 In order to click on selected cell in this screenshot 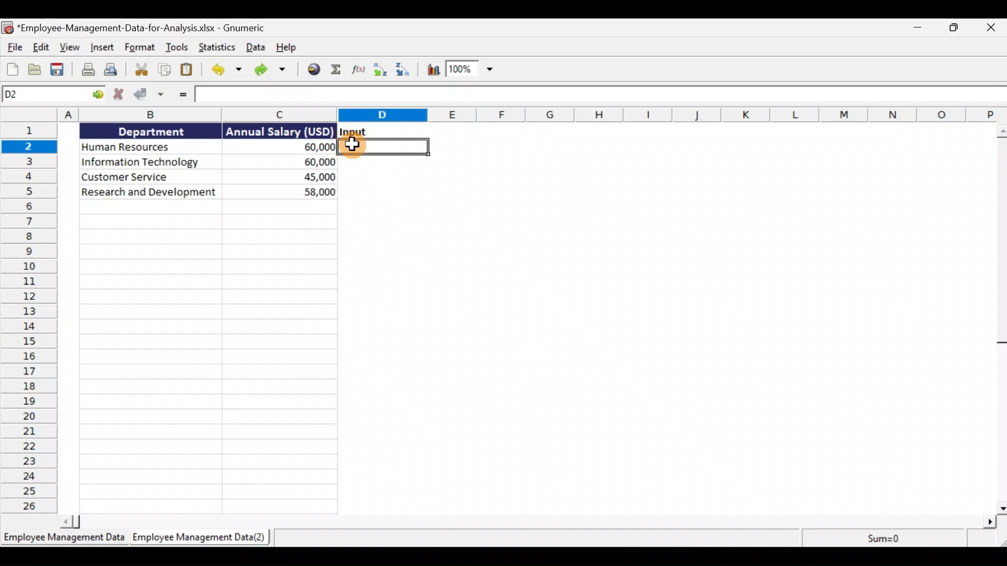, I will do `click(387, 147)`.